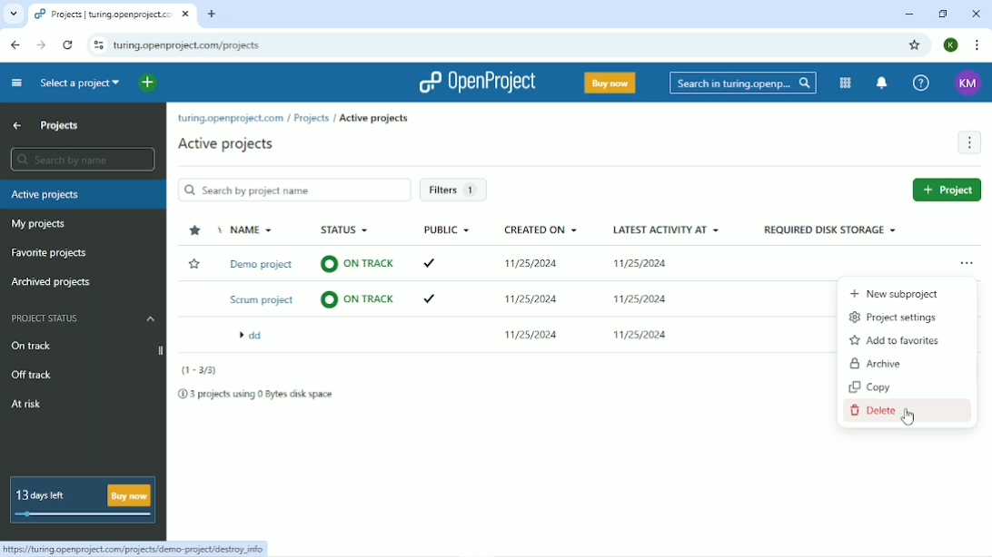 This screenshot has height=557, width=992. Describe the element at coordinates (213, 15) in the screenshot. I see `New tab` at that location.